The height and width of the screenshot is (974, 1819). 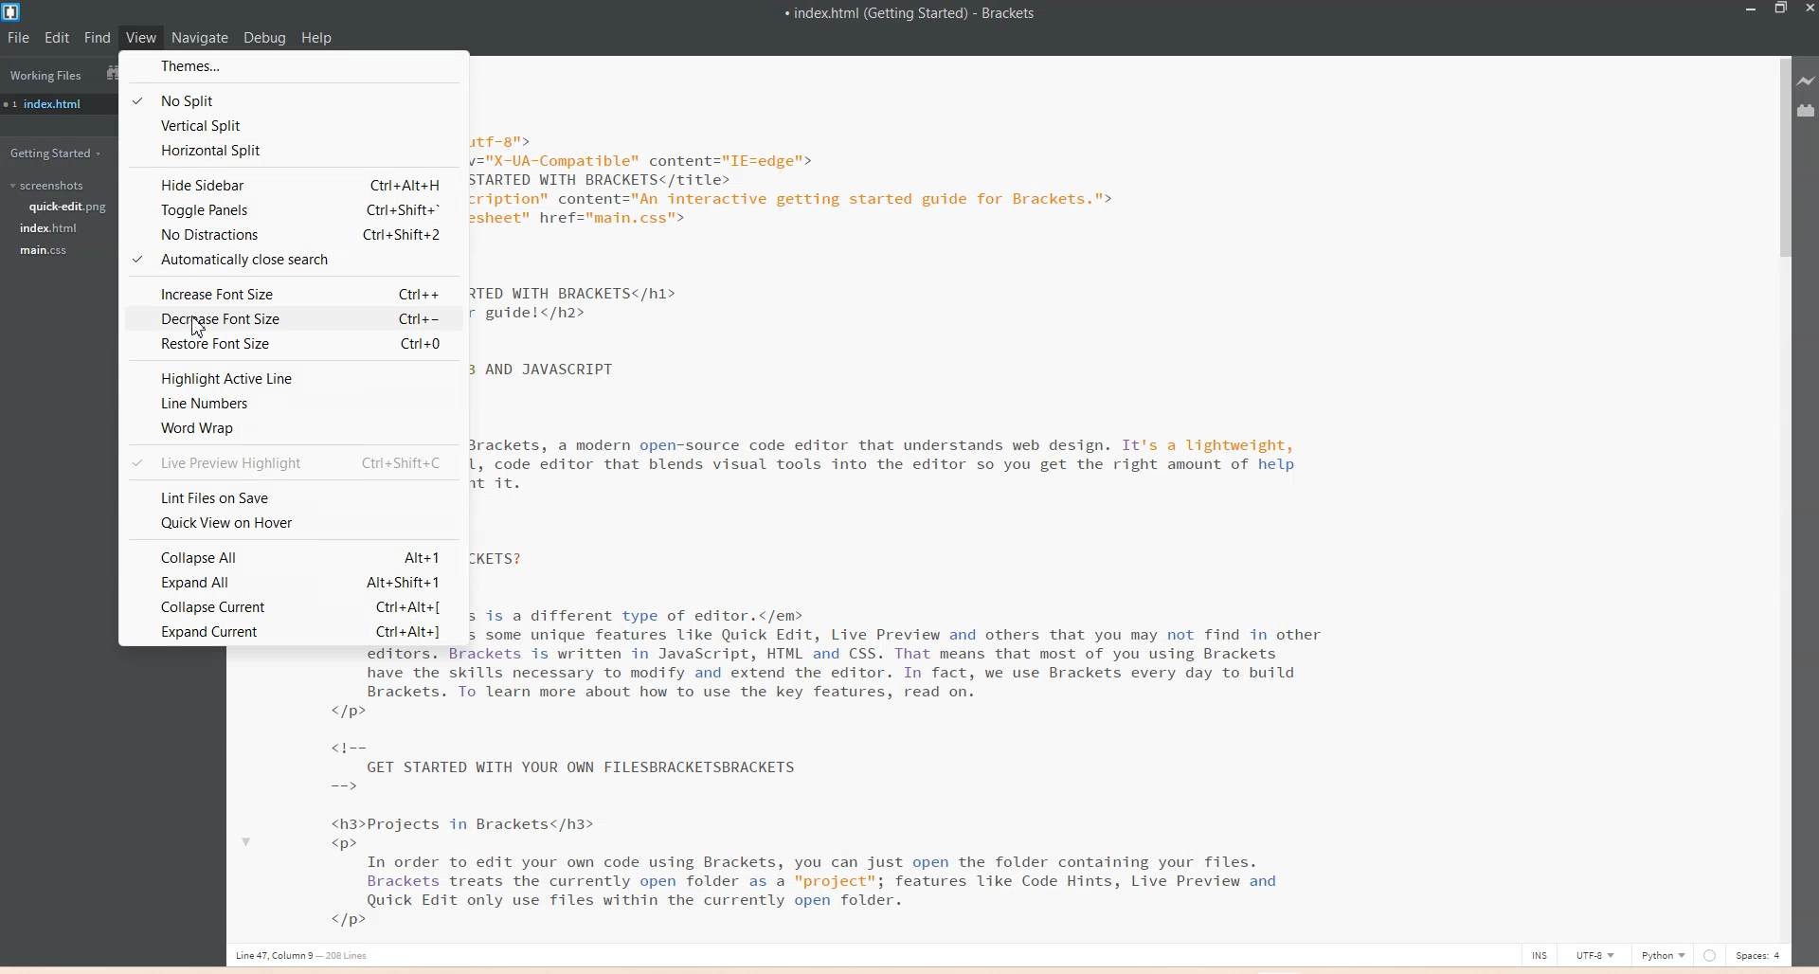 I want to click on Close, so click(x=1808, y=10).